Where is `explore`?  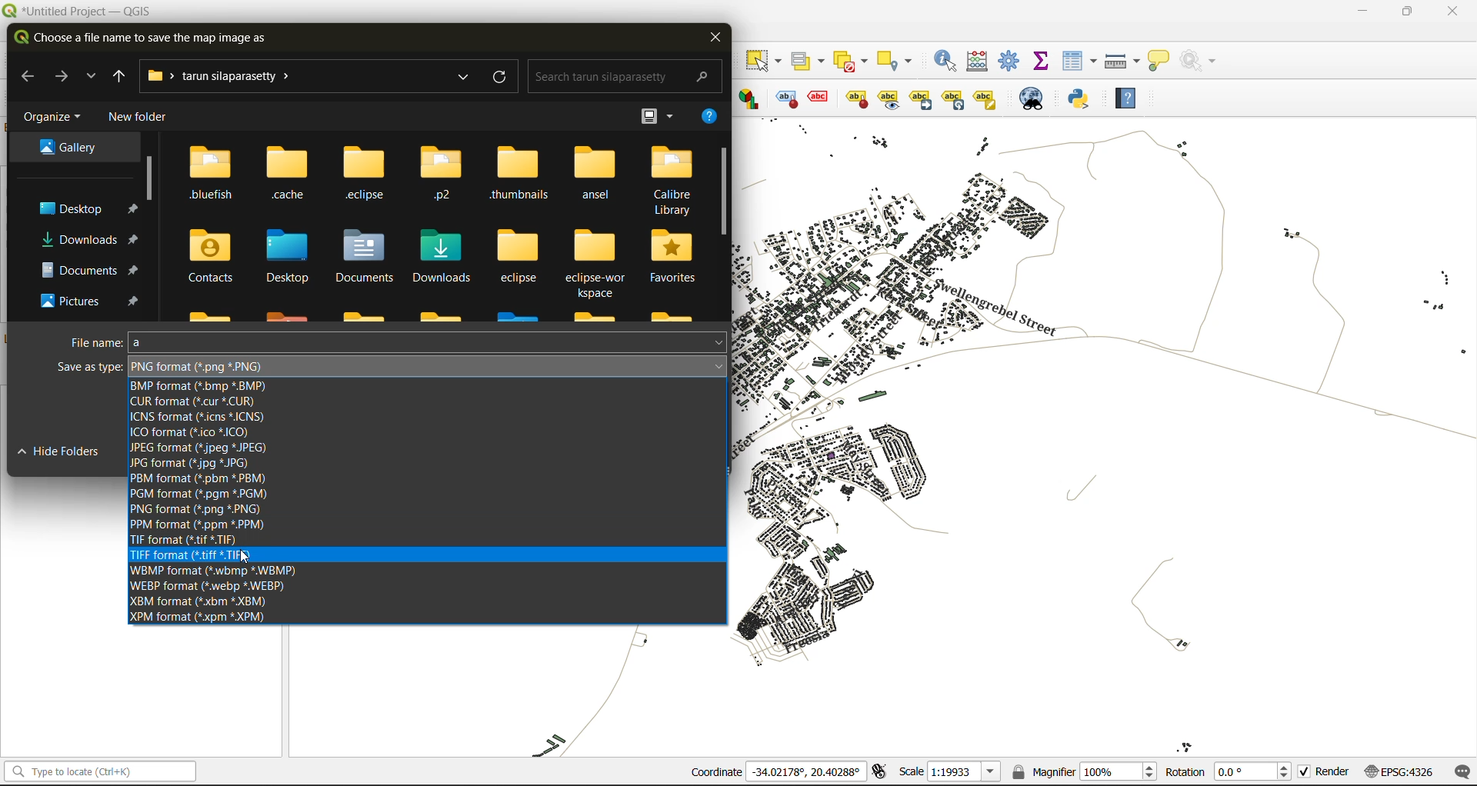
explore is located at coordinates (92, 78).